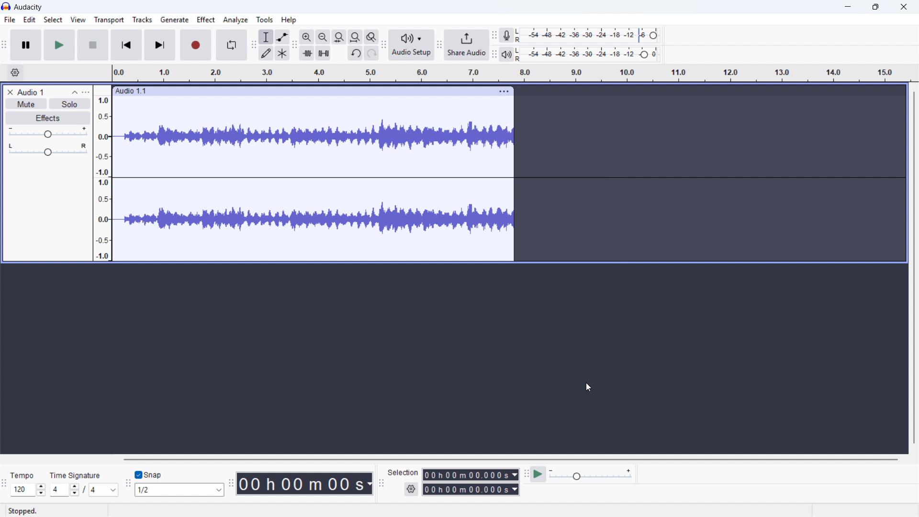 The width and height of the screenshot is (919, 517). What do you see at coordinates (53, 20) in the screenshot?
I see `Select ` at bounding box center [53, 20].